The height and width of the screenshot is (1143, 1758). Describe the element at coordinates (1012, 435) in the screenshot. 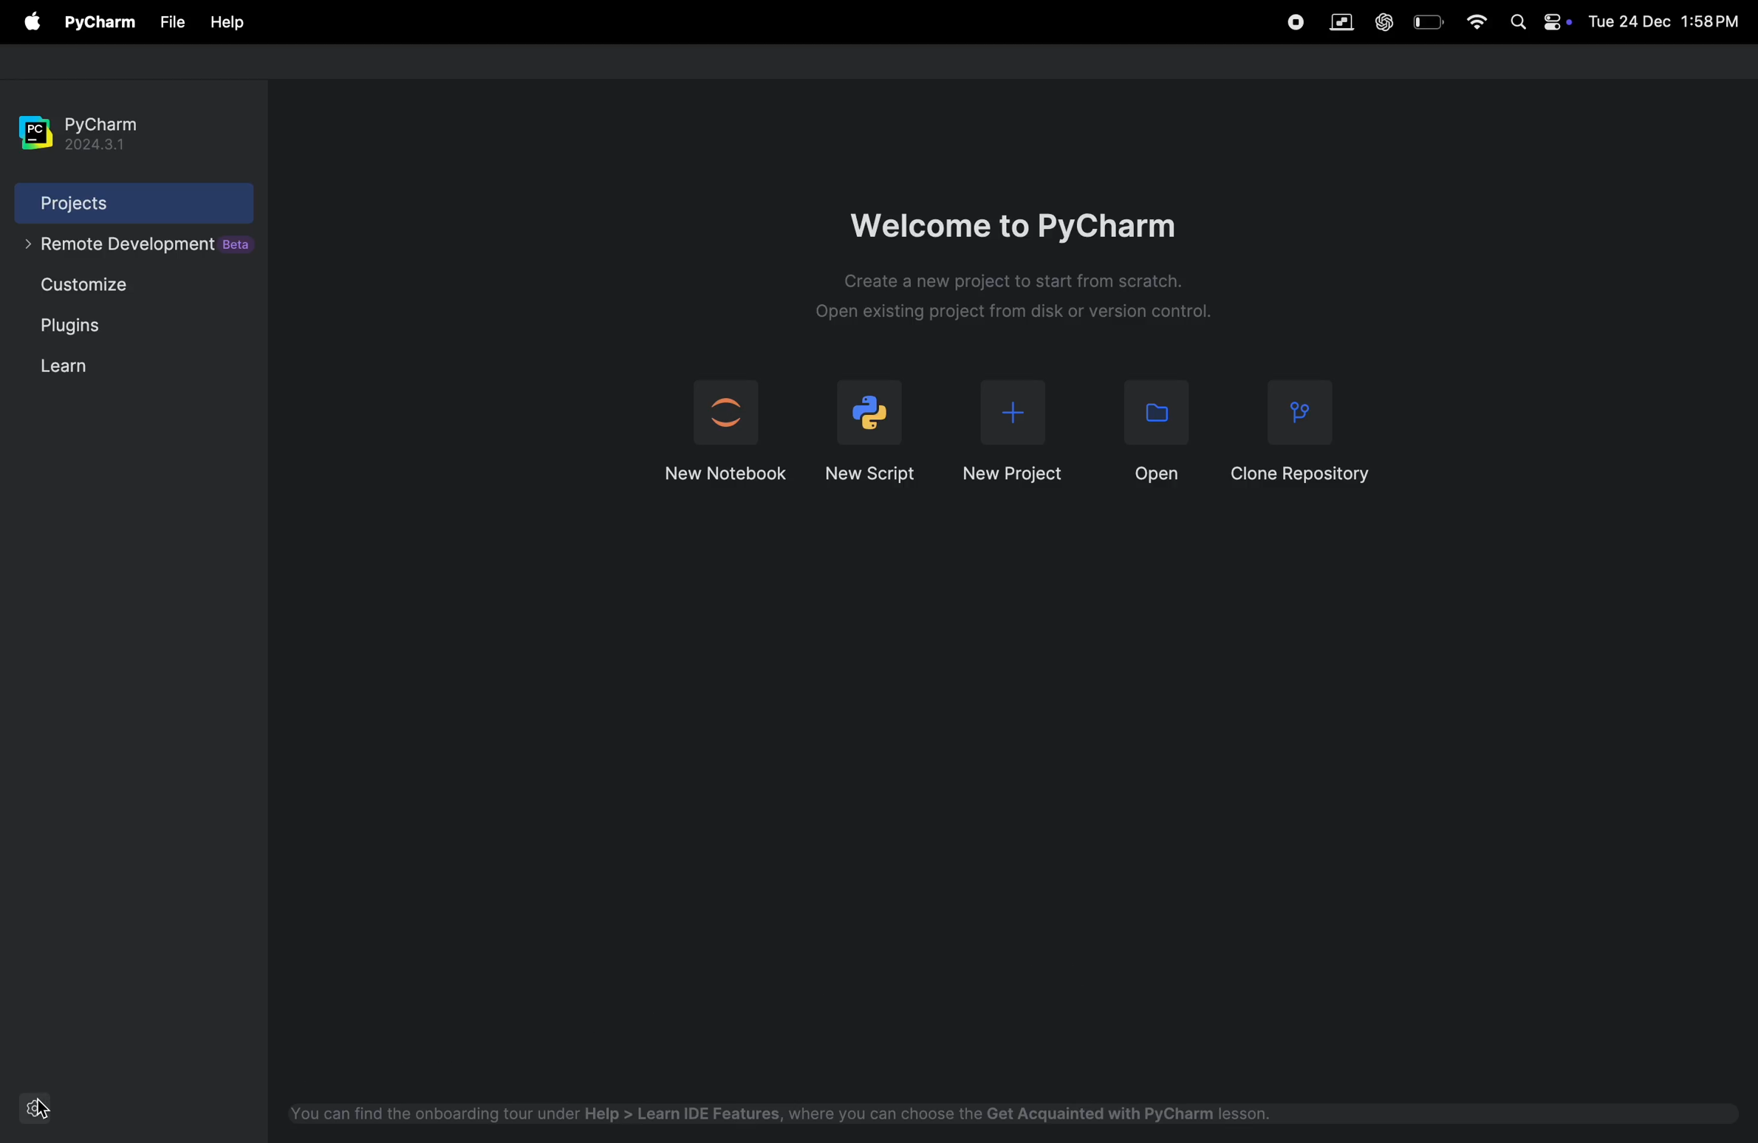

I see `new project` at that location.